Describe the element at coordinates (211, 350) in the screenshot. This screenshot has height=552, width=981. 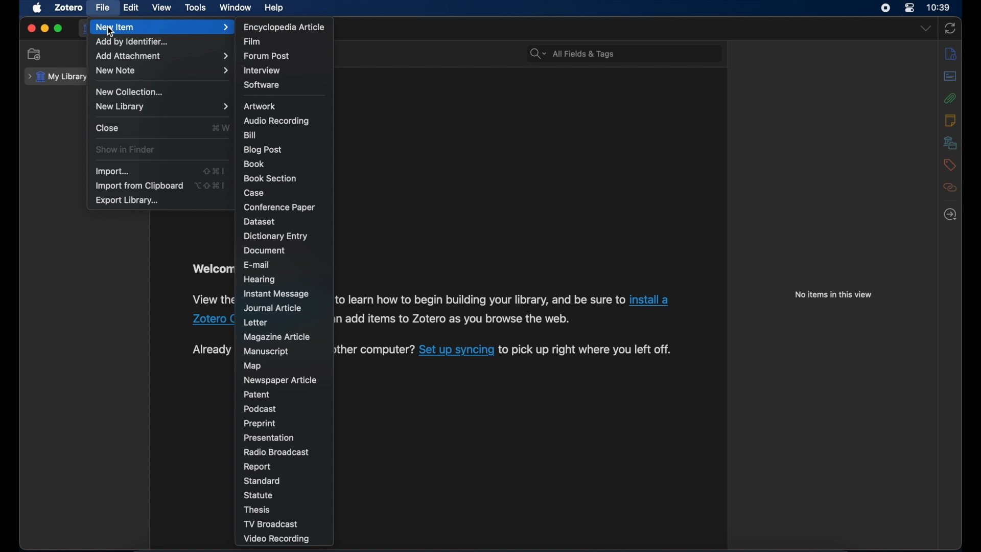
I see `Already` at that location.